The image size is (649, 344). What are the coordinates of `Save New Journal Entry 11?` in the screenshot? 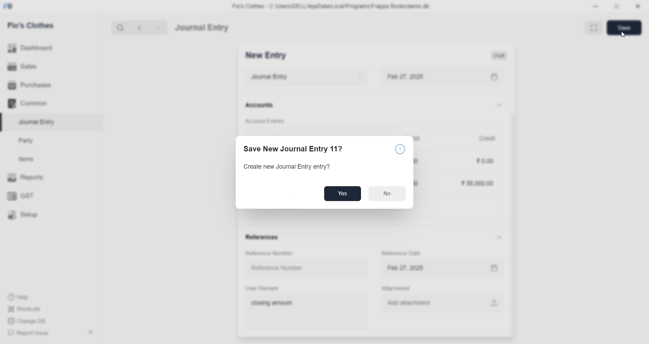 It's located at (293, 149).